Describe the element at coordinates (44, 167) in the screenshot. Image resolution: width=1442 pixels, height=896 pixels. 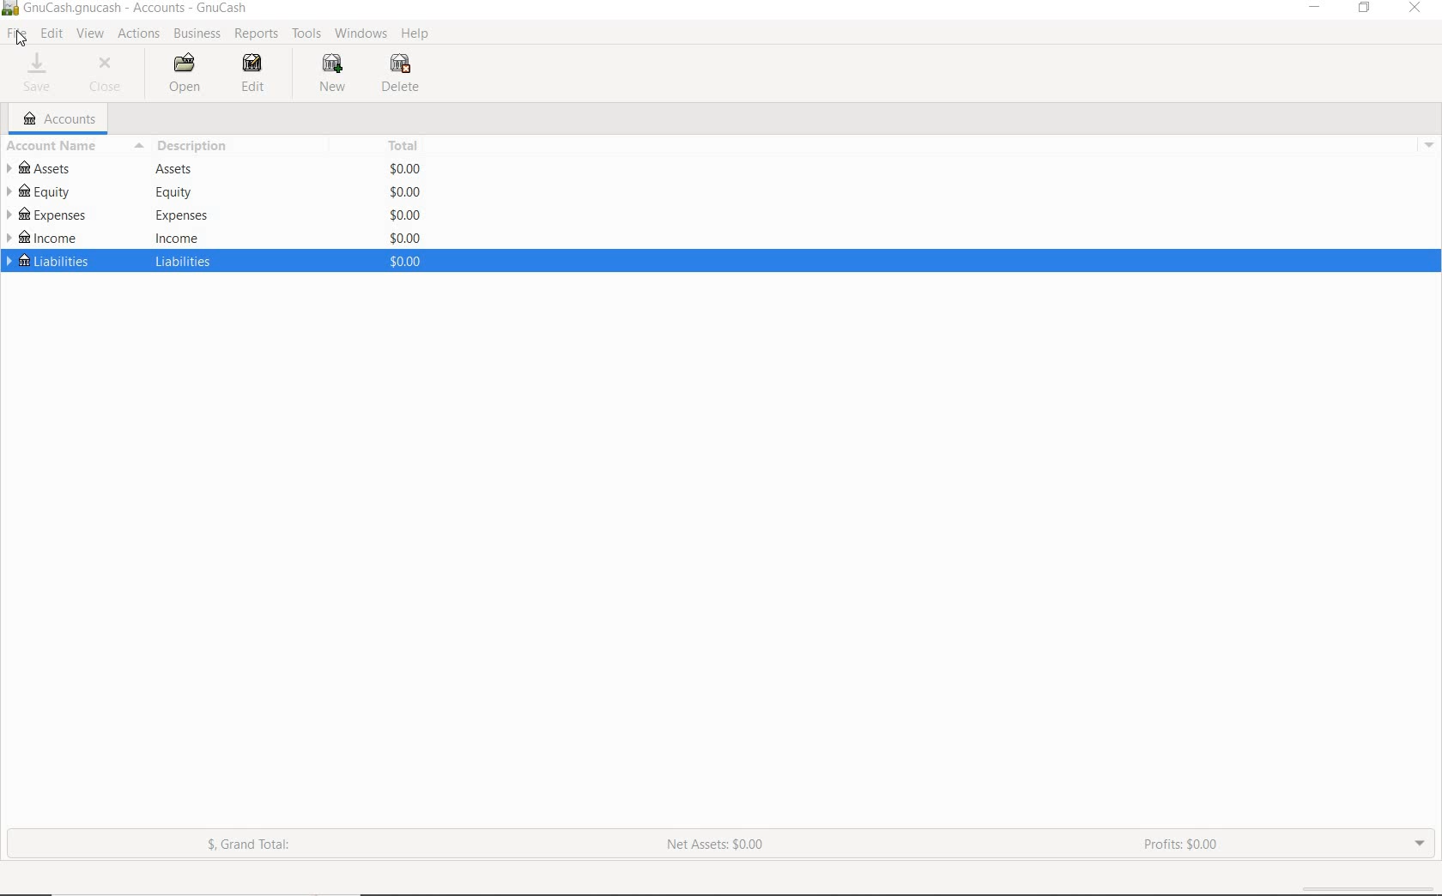
I see `ASSETS` at that location.